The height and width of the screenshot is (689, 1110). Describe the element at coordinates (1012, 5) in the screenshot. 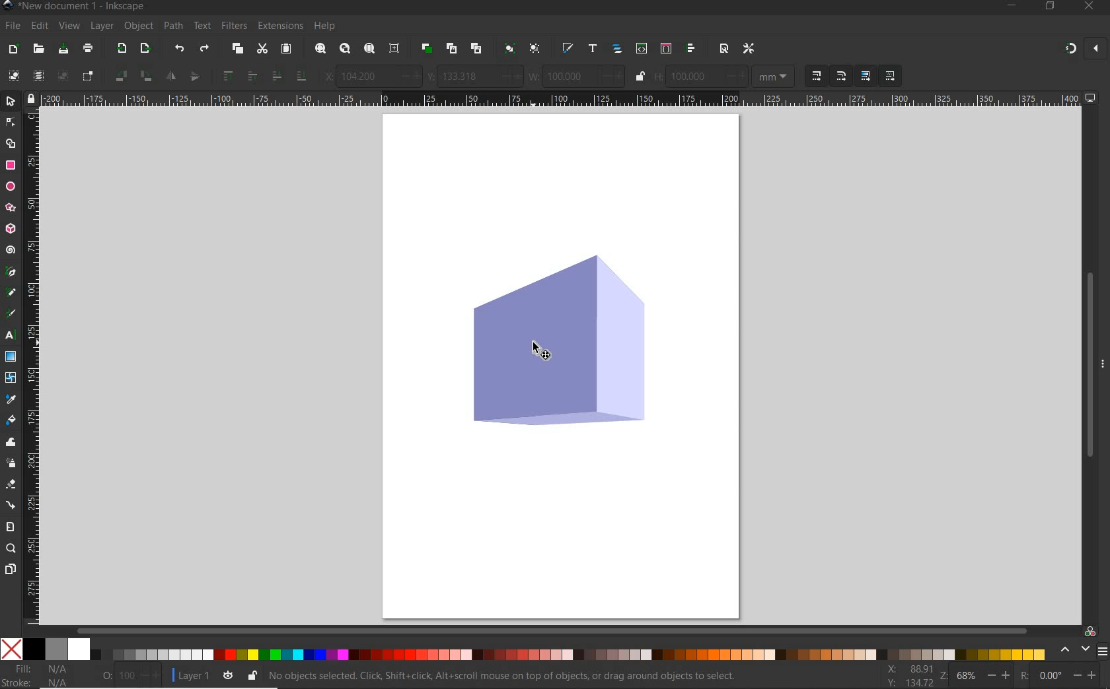

I see `MINIMIZE` at that location.